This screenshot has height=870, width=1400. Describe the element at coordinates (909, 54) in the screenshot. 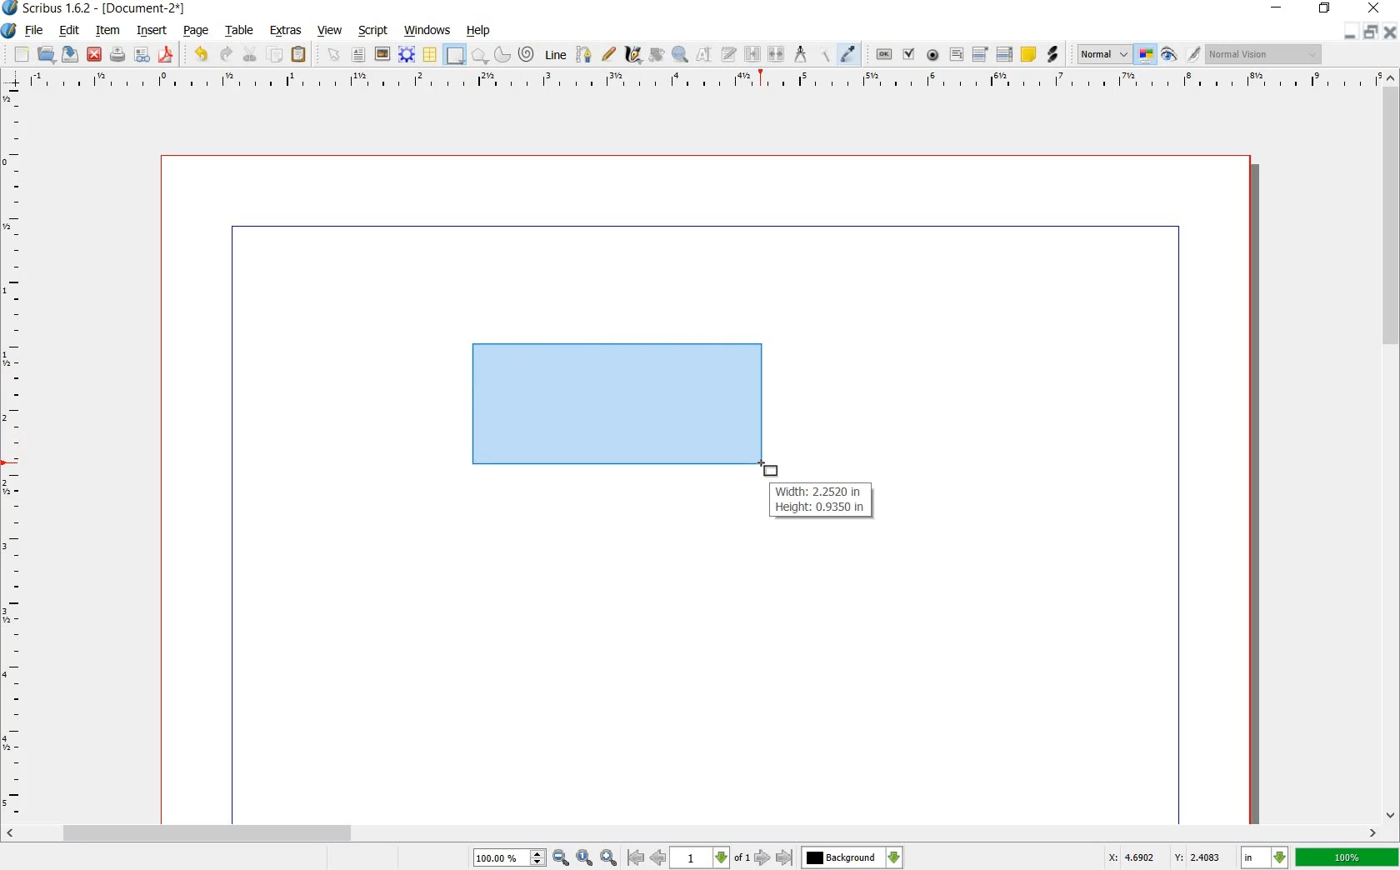

I see `PDF CHECK BOX` at that location.